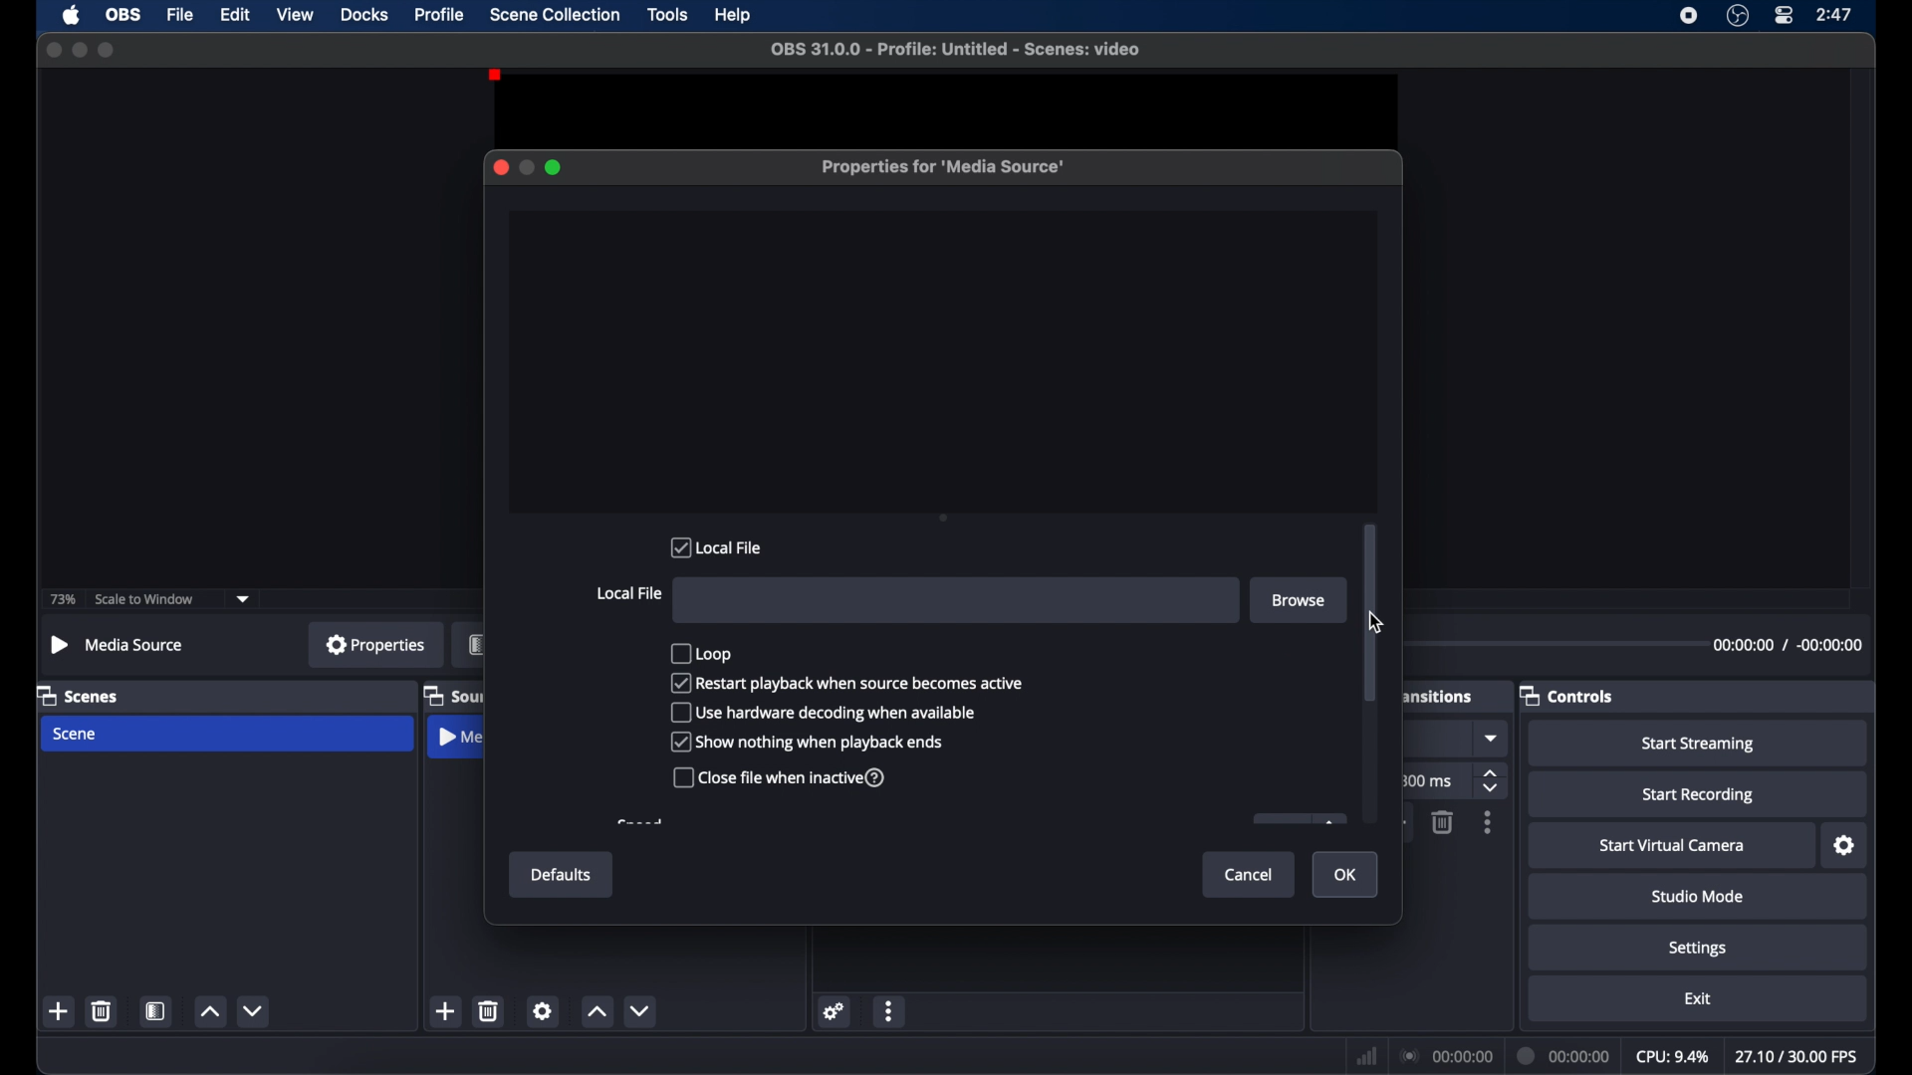 Image resolution: width=1912 pixels, height=1075 pixels. Describe the element at coordinates (1488, 822) in the screenshot. I see `moreoptions` at that location.